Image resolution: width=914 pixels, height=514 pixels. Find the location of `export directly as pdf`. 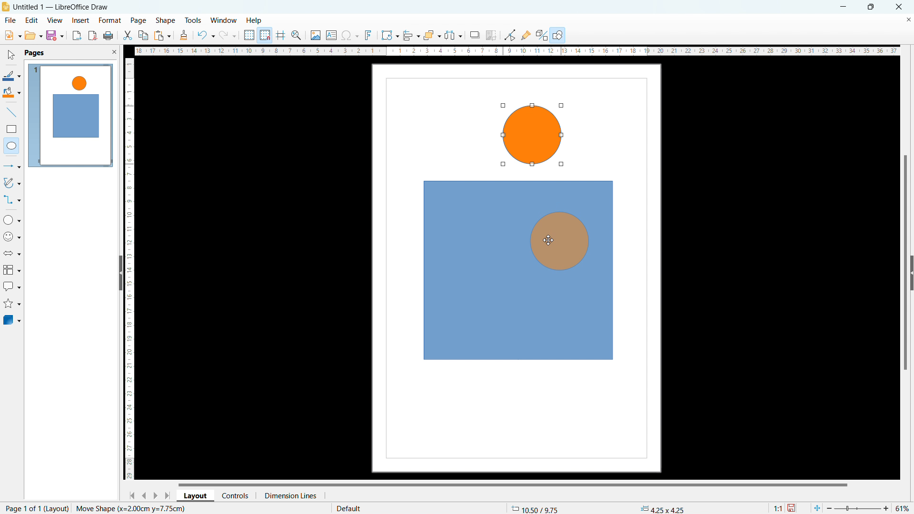

export directly as pdf is located at coordinates (92, 36).